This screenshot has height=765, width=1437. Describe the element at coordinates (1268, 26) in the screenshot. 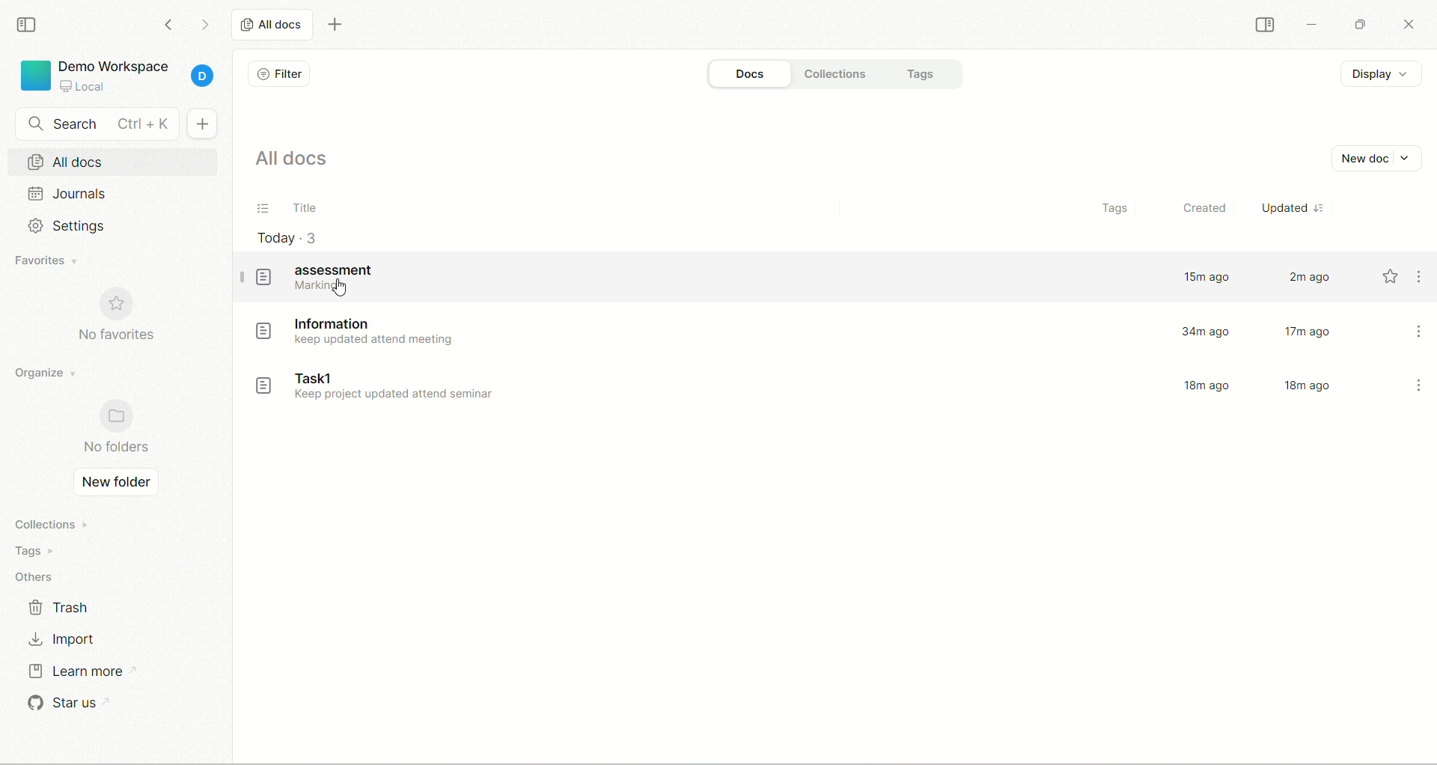

I see `collapse sidebar` at that location.